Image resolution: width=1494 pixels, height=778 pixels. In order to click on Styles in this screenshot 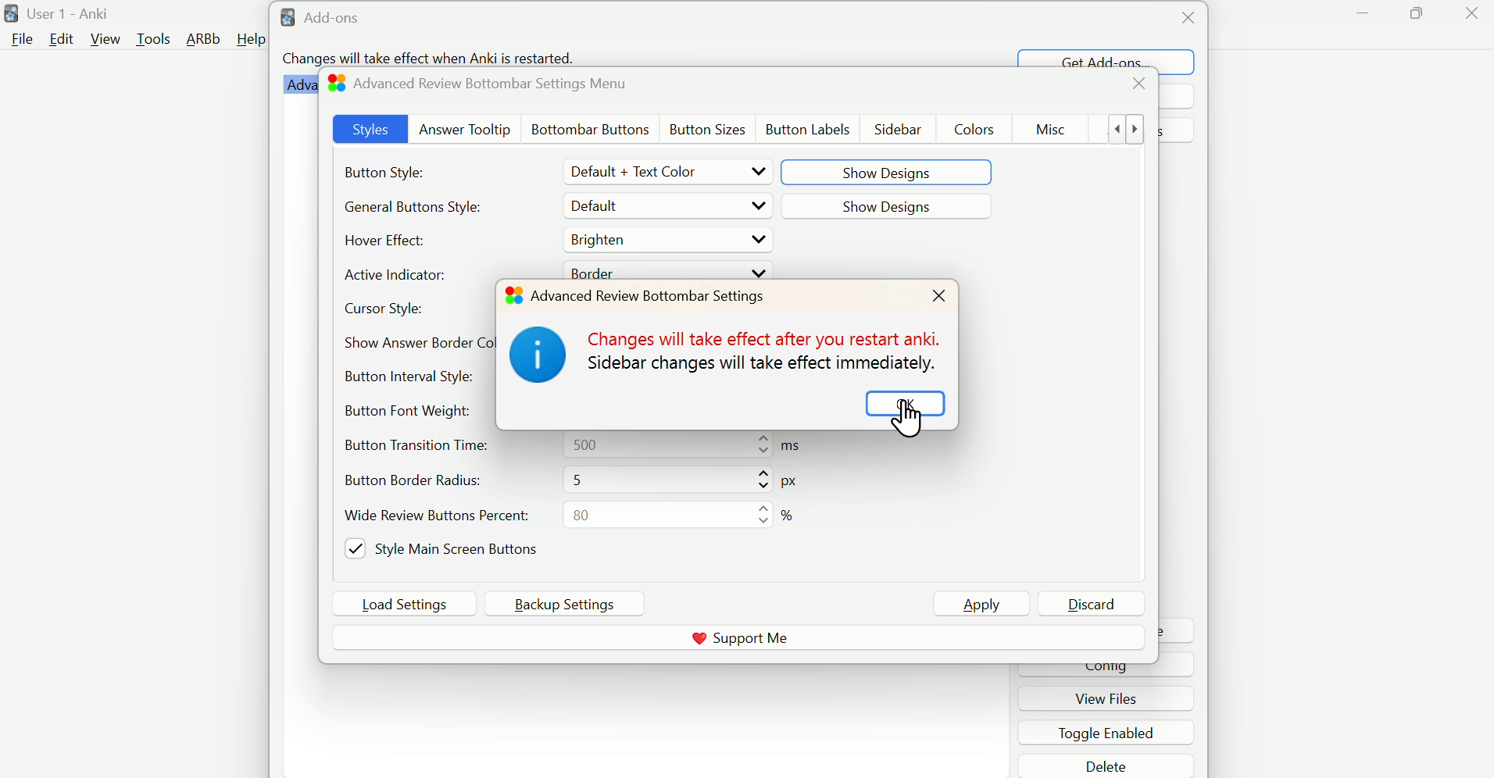, I will do `click(368, 127)`.